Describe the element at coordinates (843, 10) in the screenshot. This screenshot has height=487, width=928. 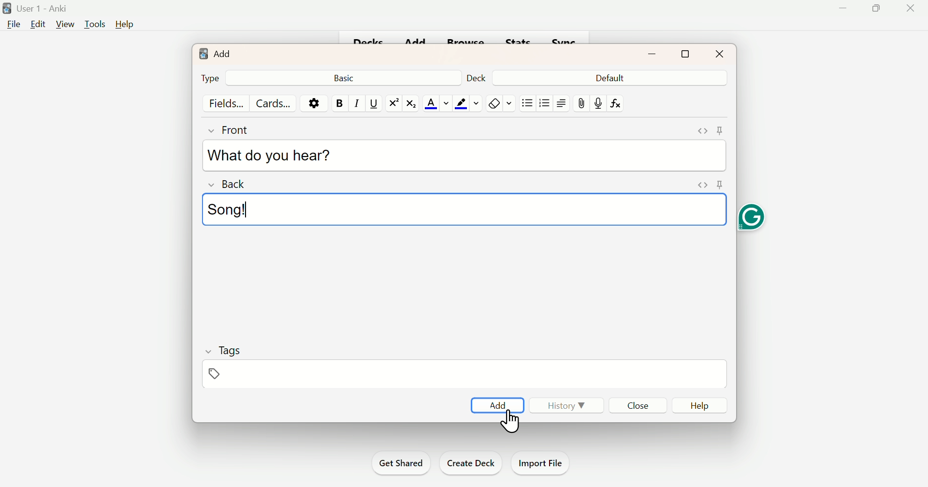
I see `Minimize` at that location.